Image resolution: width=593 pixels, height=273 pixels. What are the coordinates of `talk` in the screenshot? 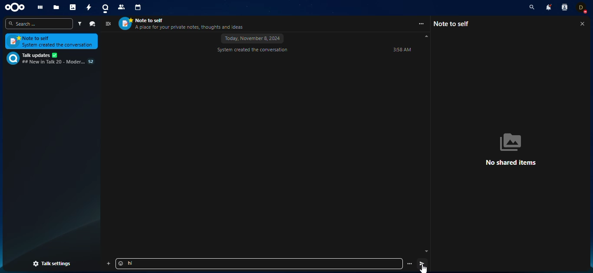 It's located at (105, 8).